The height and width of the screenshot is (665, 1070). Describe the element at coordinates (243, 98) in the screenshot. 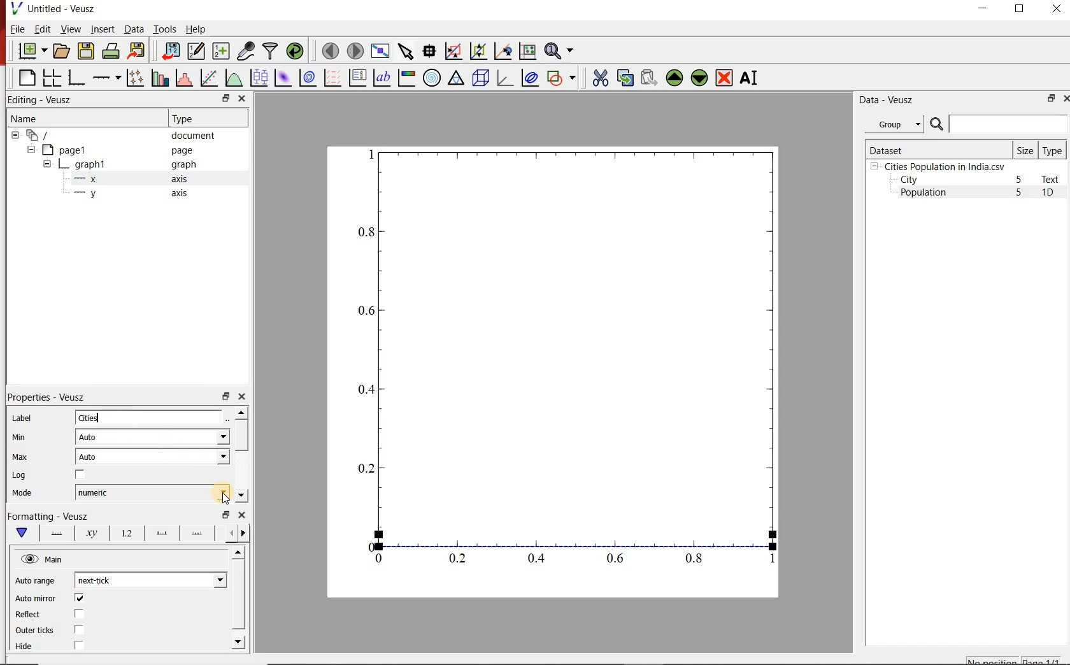

I see `close` at that location.